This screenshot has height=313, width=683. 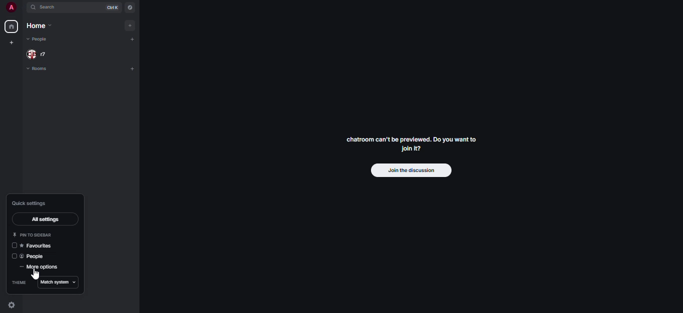 What do you see at coordinates (13, 246) in the screenshot?
I see `click to enable` at bounding box center [13, 246].